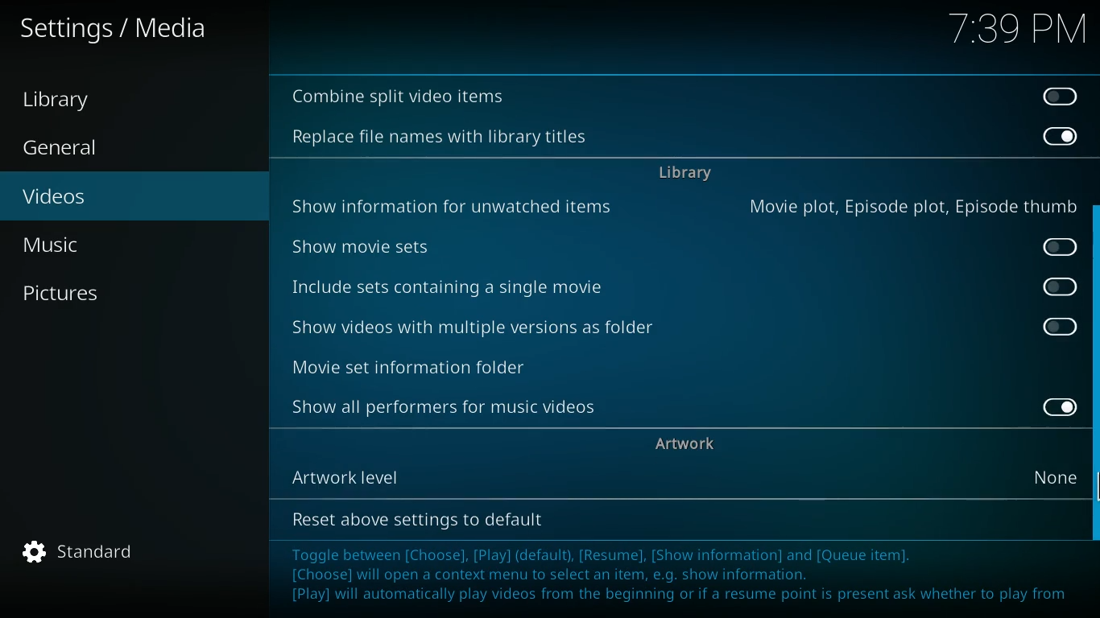  I want to click on pictures, so click(120, 294).